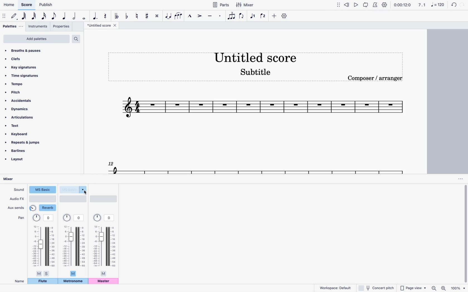 Image resolution: width=468 pixels, height=292 pixels. I want to click on half note, so click(75, 16).